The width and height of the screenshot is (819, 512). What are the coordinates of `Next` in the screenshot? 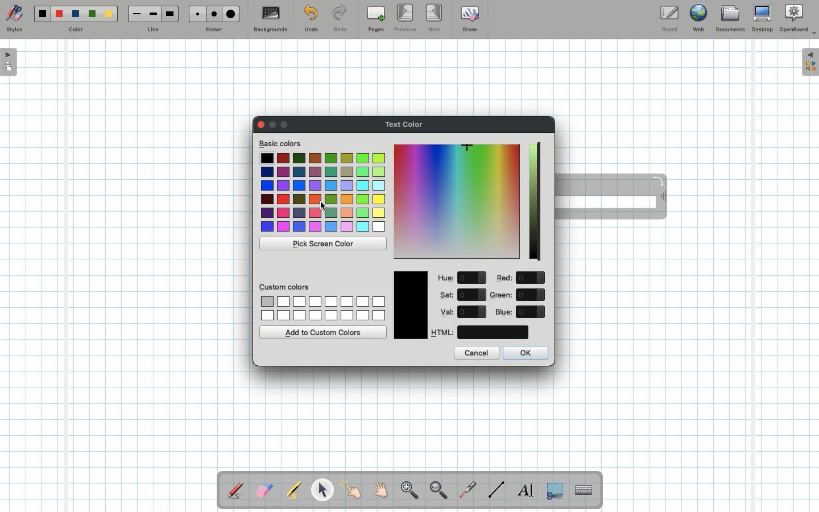 It's located at (435, 17).